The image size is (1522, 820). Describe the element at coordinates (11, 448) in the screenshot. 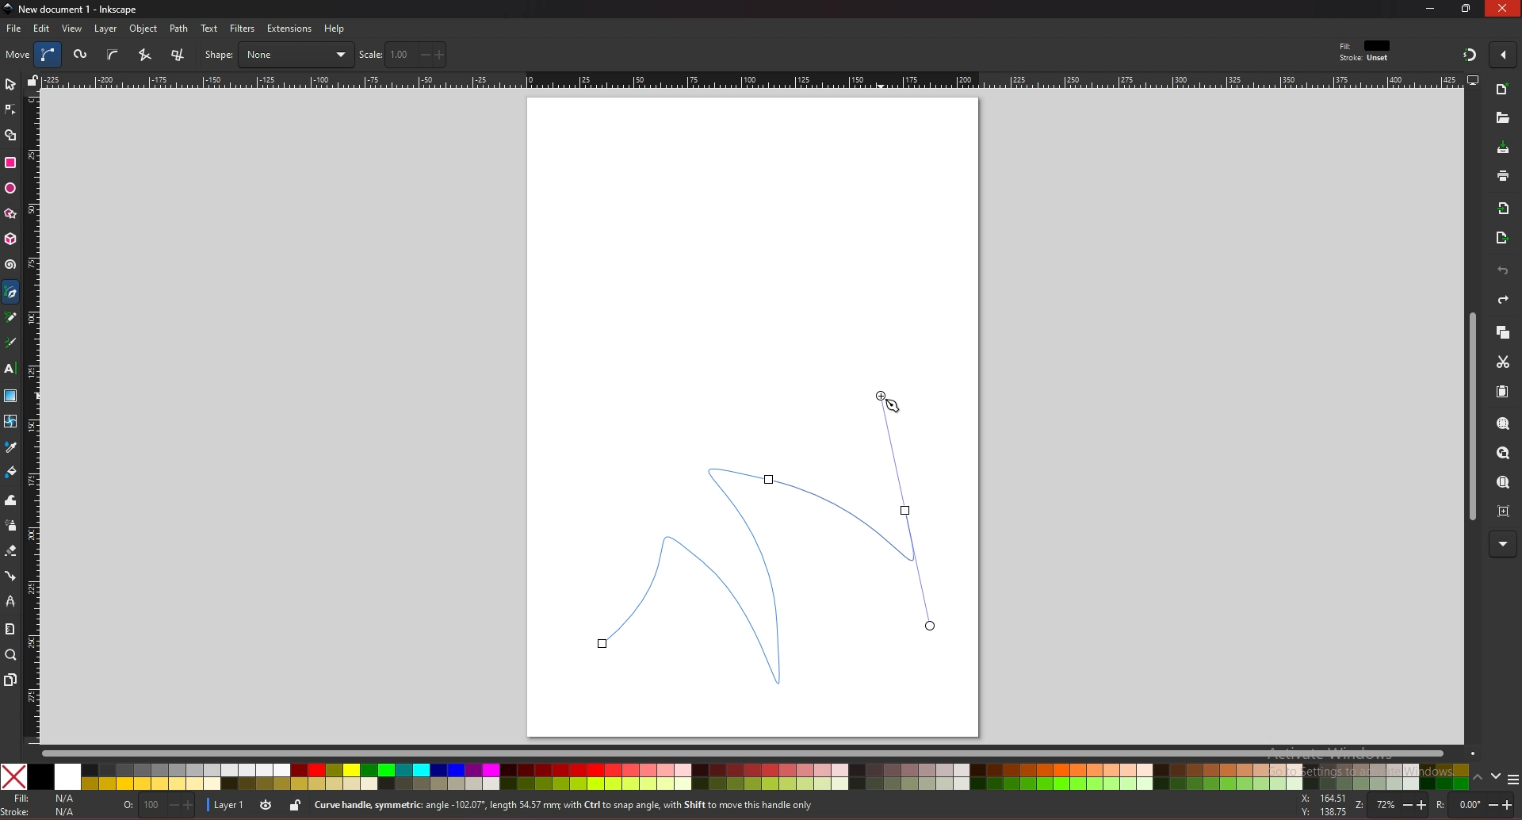

I see `dropper` at that location.